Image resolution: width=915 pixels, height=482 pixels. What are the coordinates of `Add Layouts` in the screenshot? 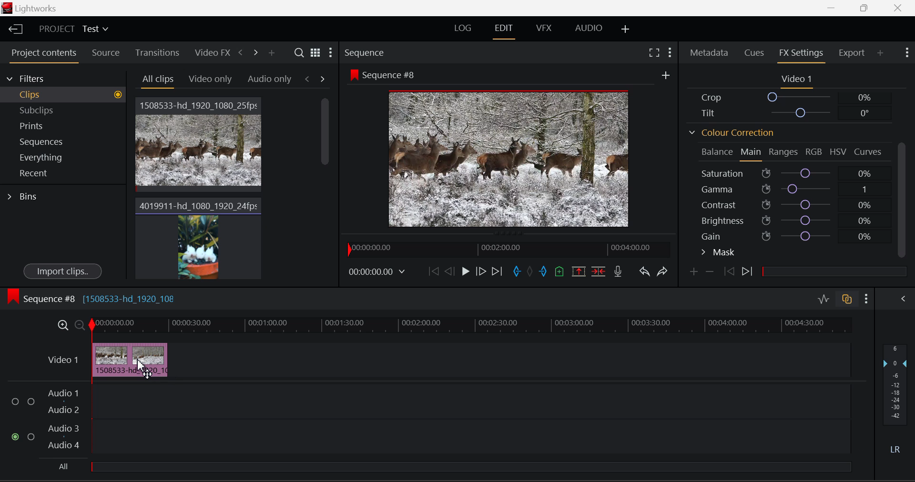 It's located at (625, 28).